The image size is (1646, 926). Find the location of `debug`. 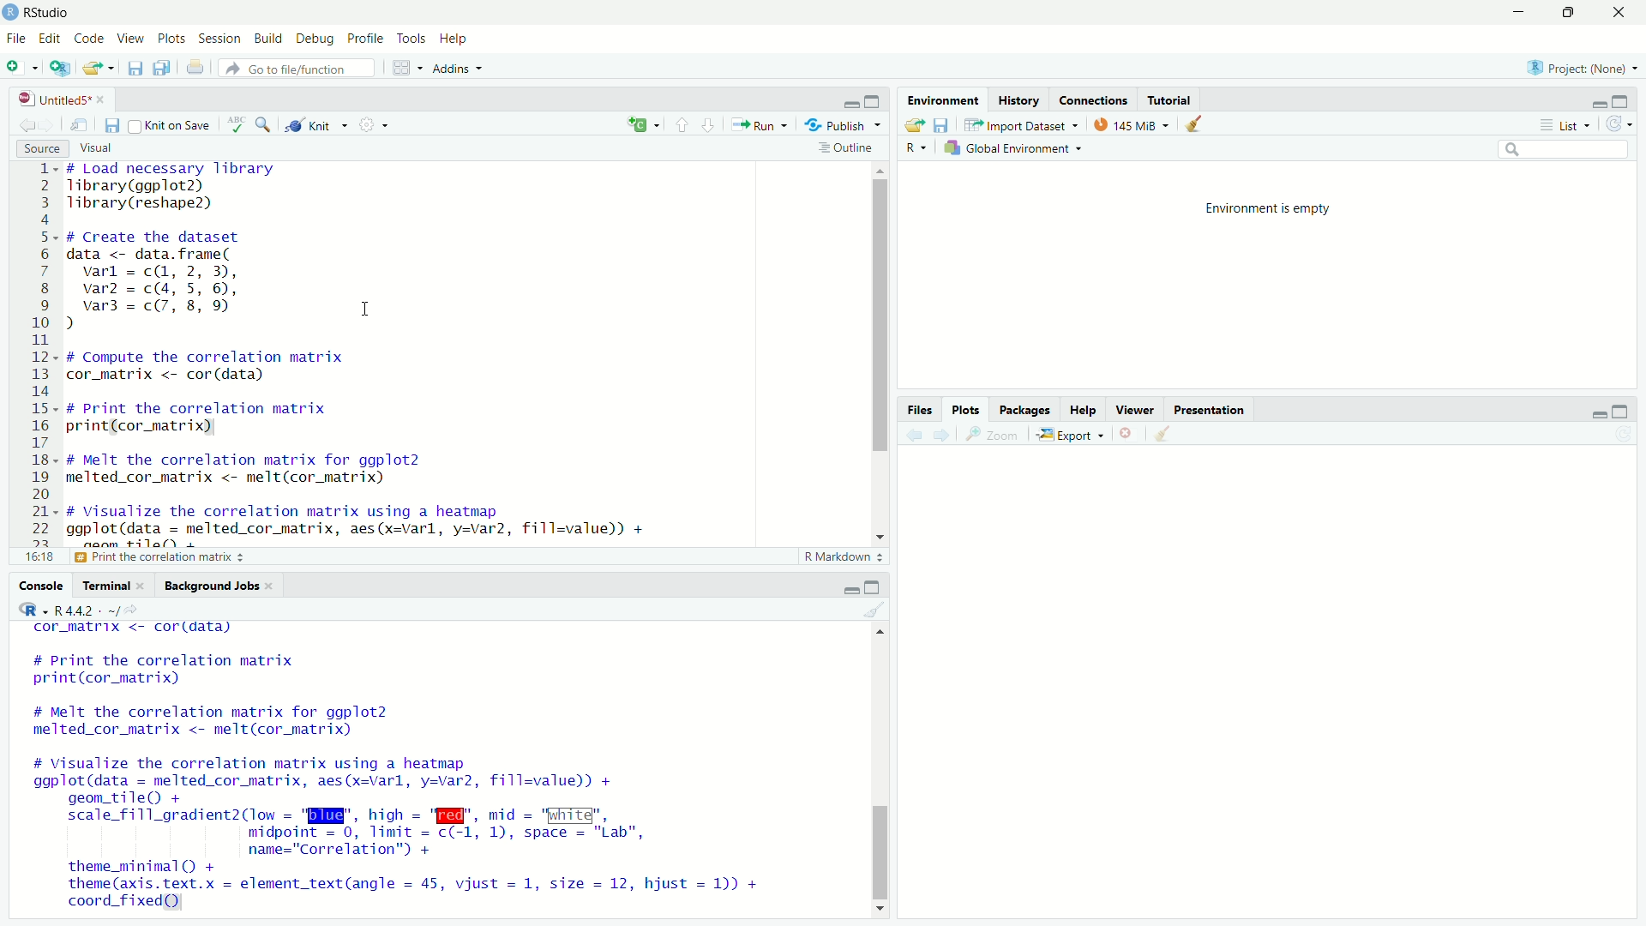

debug is located at coordinates (316, 38).